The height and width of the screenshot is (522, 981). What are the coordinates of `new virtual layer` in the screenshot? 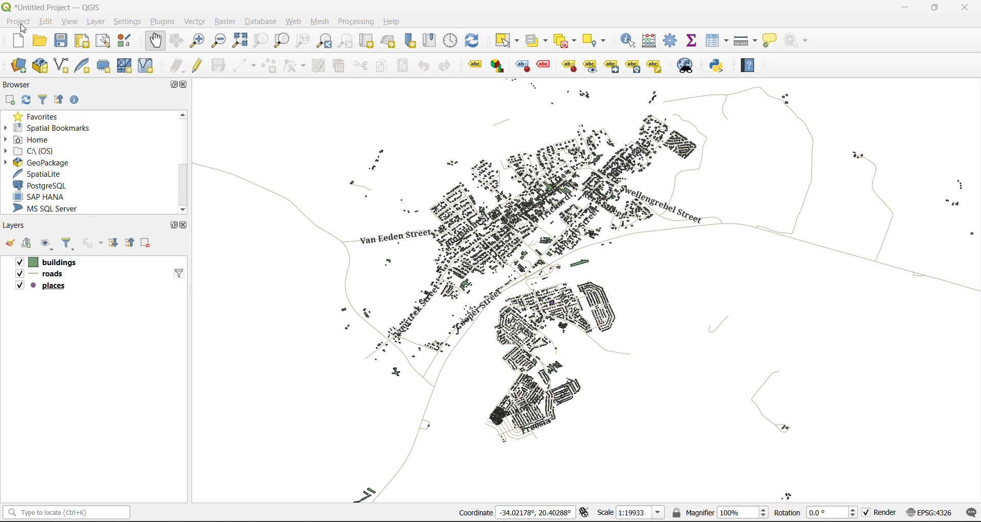 It's located at (146, 65).